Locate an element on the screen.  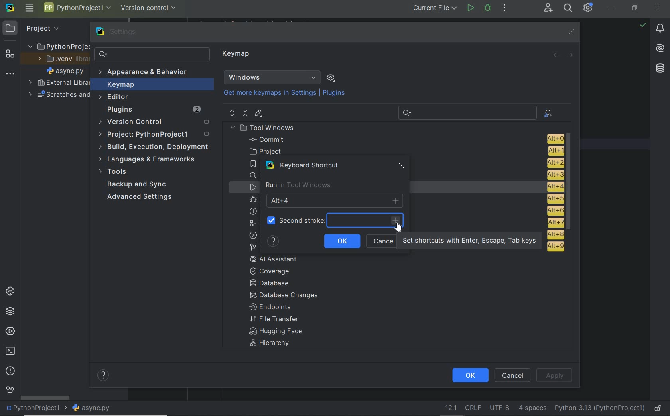
Debug is located at coordinates (488, 8).